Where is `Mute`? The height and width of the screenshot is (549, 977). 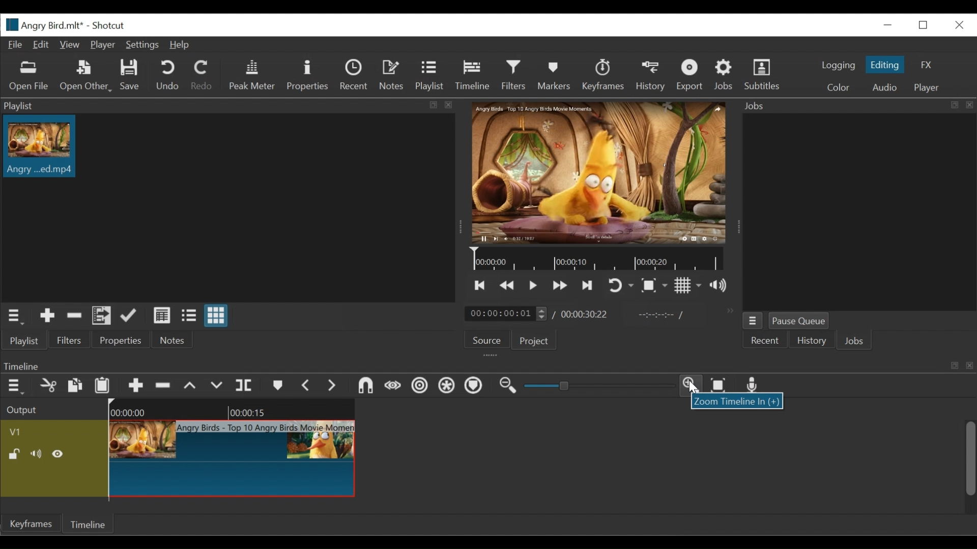
Mute is located at coordinates (37, 453).